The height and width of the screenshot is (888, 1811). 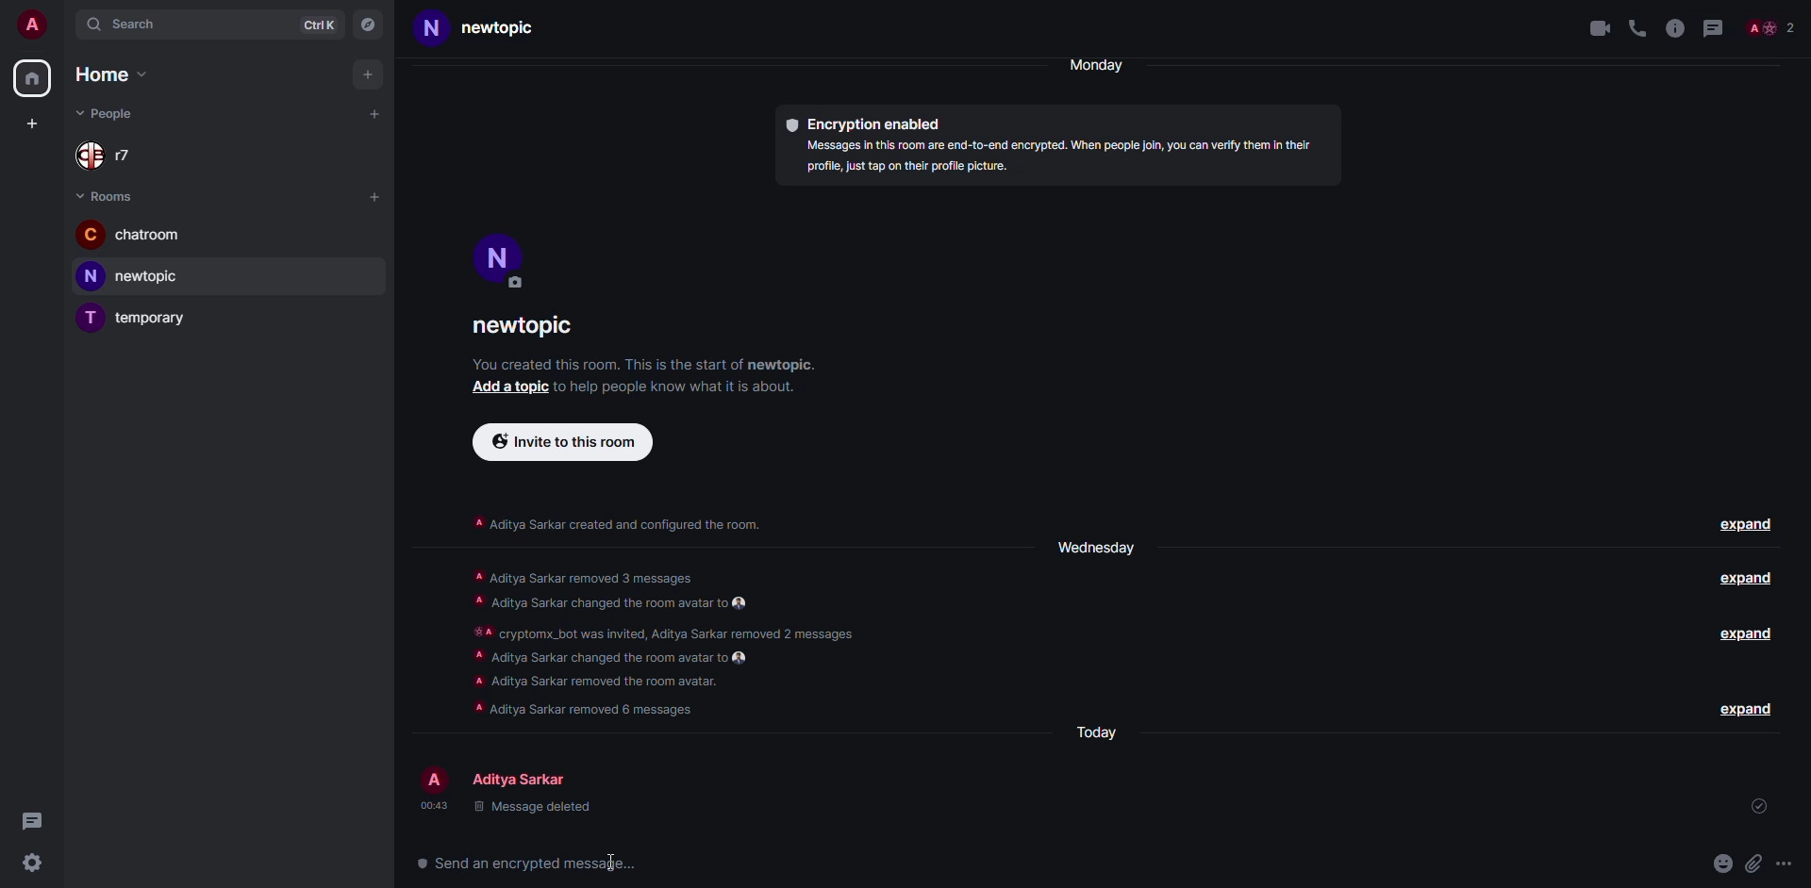 I want to click on search, so click(x=127, y=25).